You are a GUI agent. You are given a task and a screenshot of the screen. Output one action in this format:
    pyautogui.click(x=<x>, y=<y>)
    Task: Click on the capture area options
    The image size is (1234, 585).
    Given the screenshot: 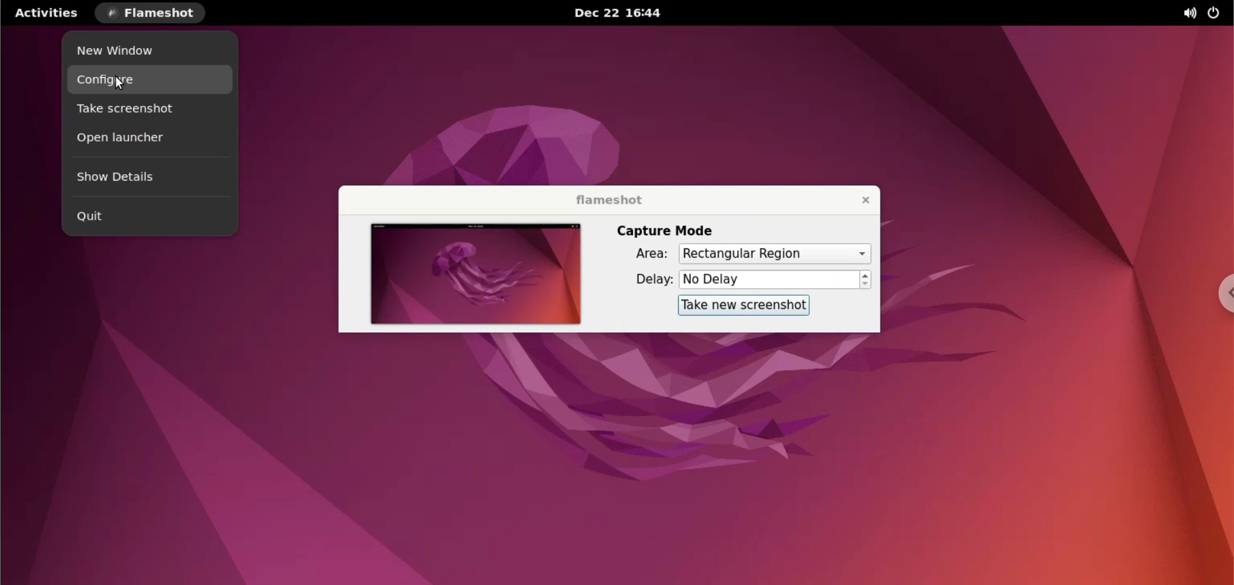 What is the action you would take?
    pyautogui.click(x=773, y=254)
    